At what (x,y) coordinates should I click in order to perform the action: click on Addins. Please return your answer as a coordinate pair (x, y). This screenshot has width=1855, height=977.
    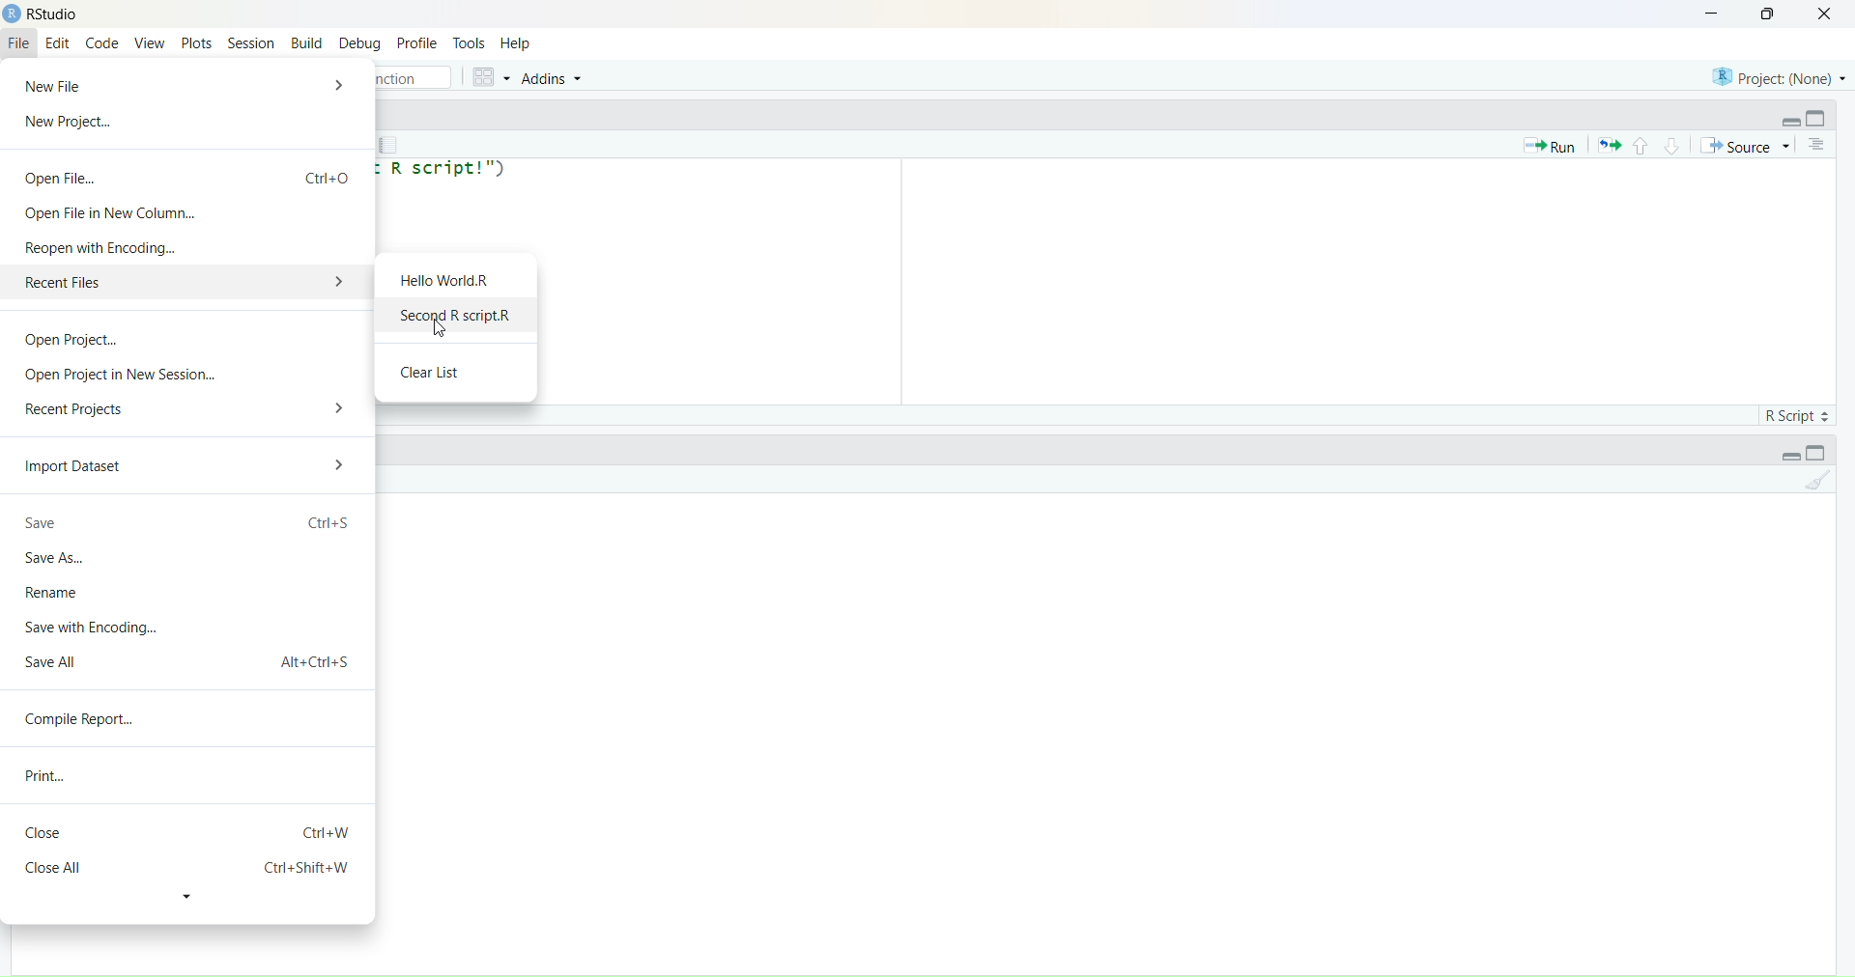
    Looking at the image, I should click on (554, 78).